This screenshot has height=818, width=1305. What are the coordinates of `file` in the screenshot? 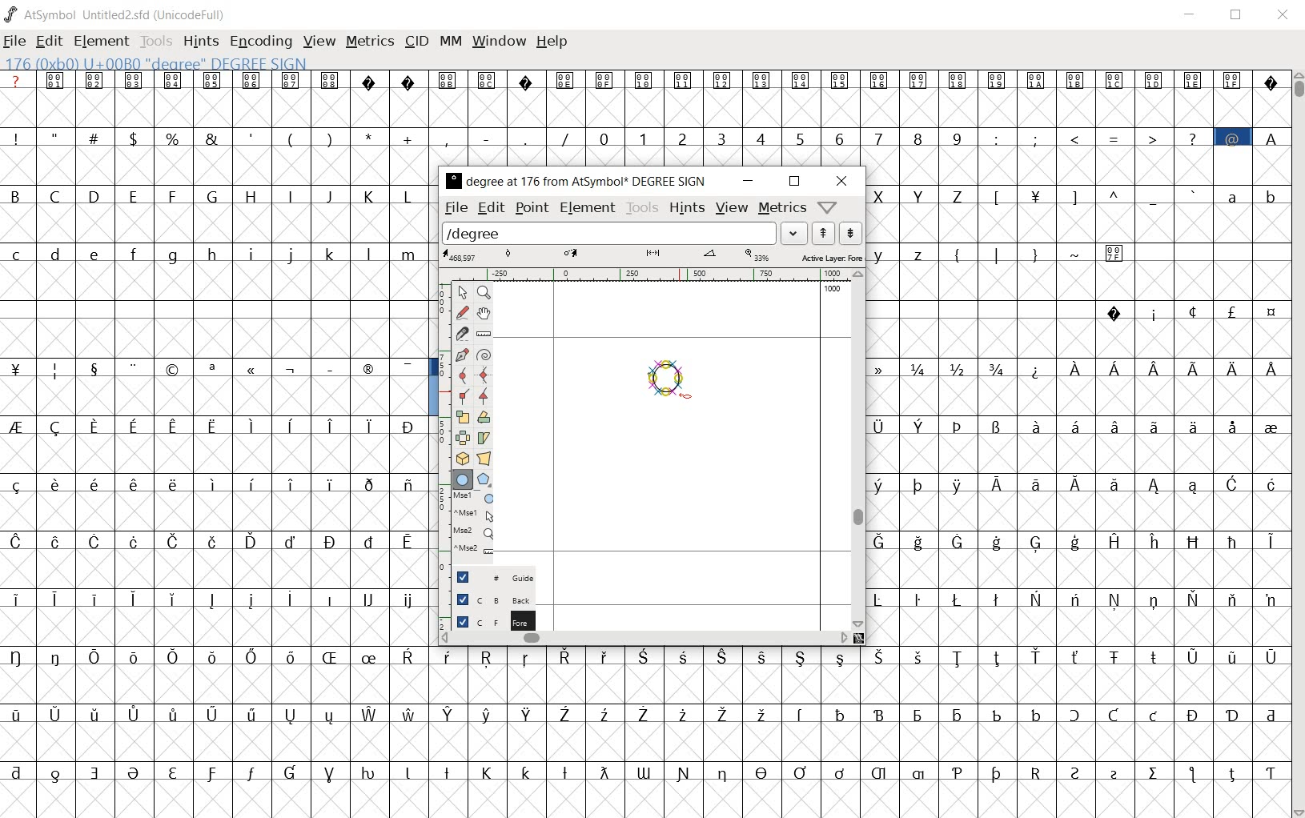 It's located at (14, 42).